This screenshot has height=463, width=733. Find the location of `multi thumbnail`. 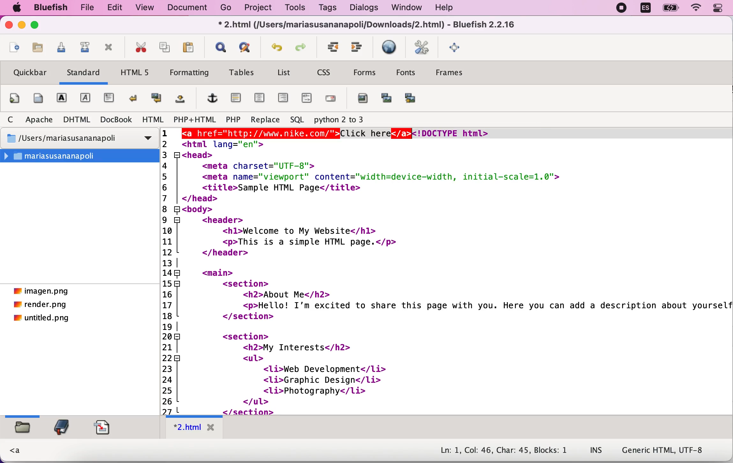

multi thumbnail is located at coordinates (415, 100).